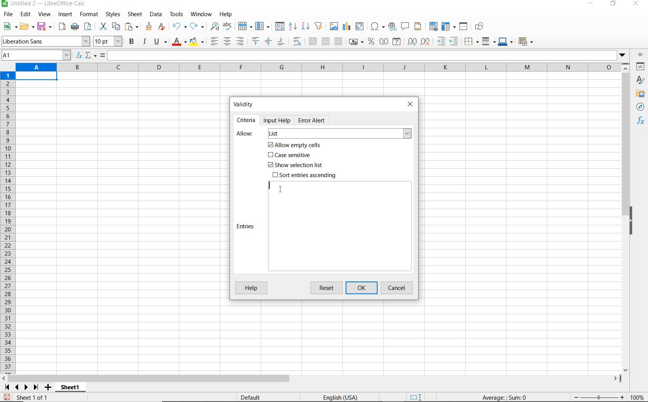  Describe the element at coordinates (20, 387) in the screenshot. I see `scroll next` at that location.